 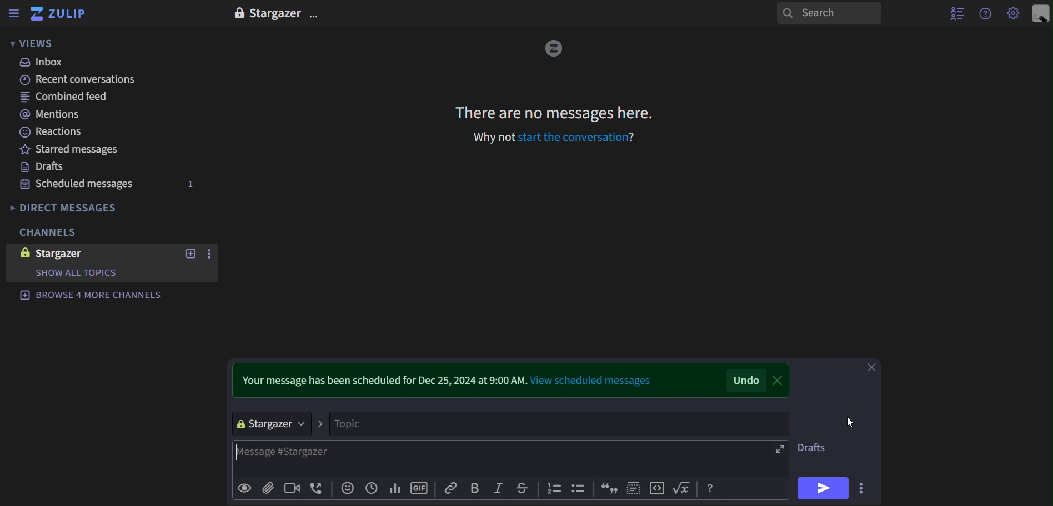 I want to click on reactions, so click(x=81, y=133).